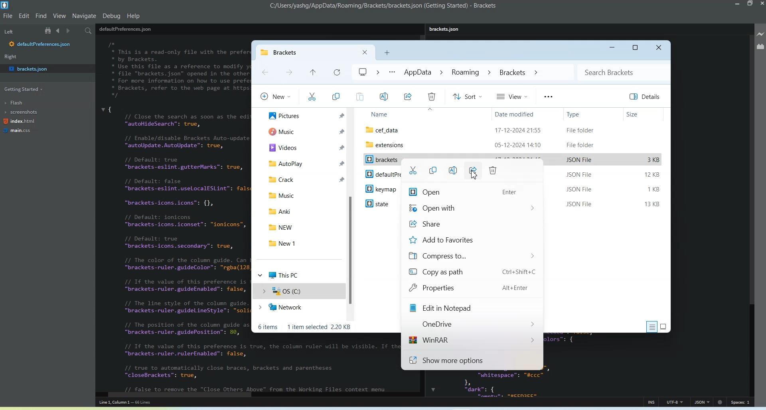 The height and width of the screenshot is (410, 766). Describe the element at coordinates (134, 403) in the screenshot. I see `line1, column 1, 66 lines` at that location.